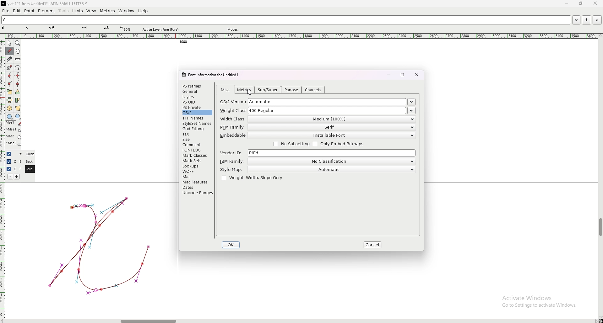  I want to click on dates, so click(197, 187).